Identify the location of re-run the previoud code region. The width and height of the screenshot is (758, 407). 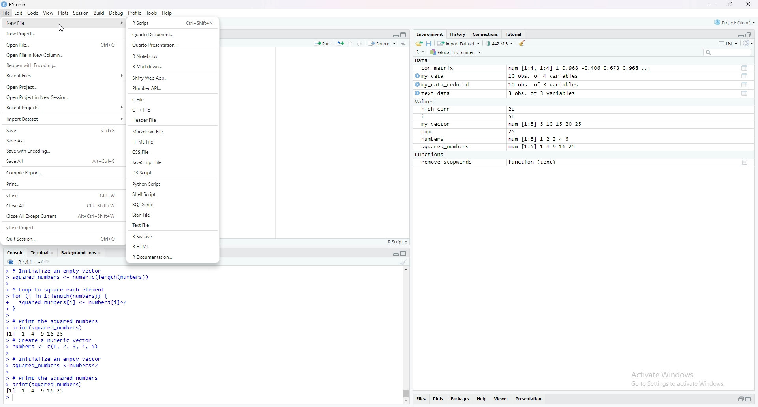
(340, 43).